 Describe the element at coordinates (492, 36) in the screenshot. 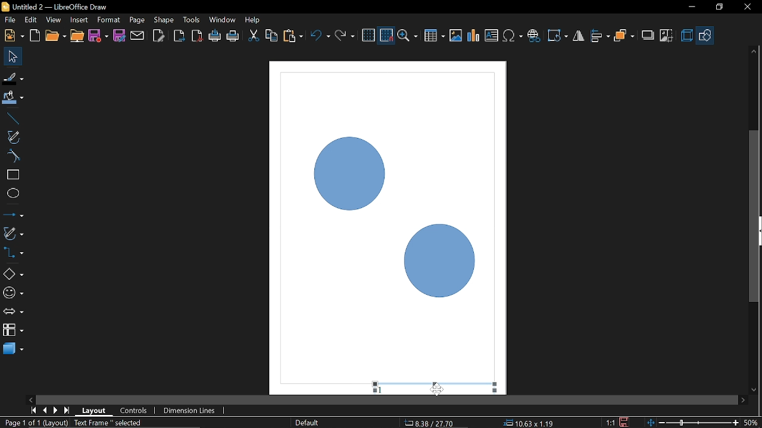

I see `Text` at that location.